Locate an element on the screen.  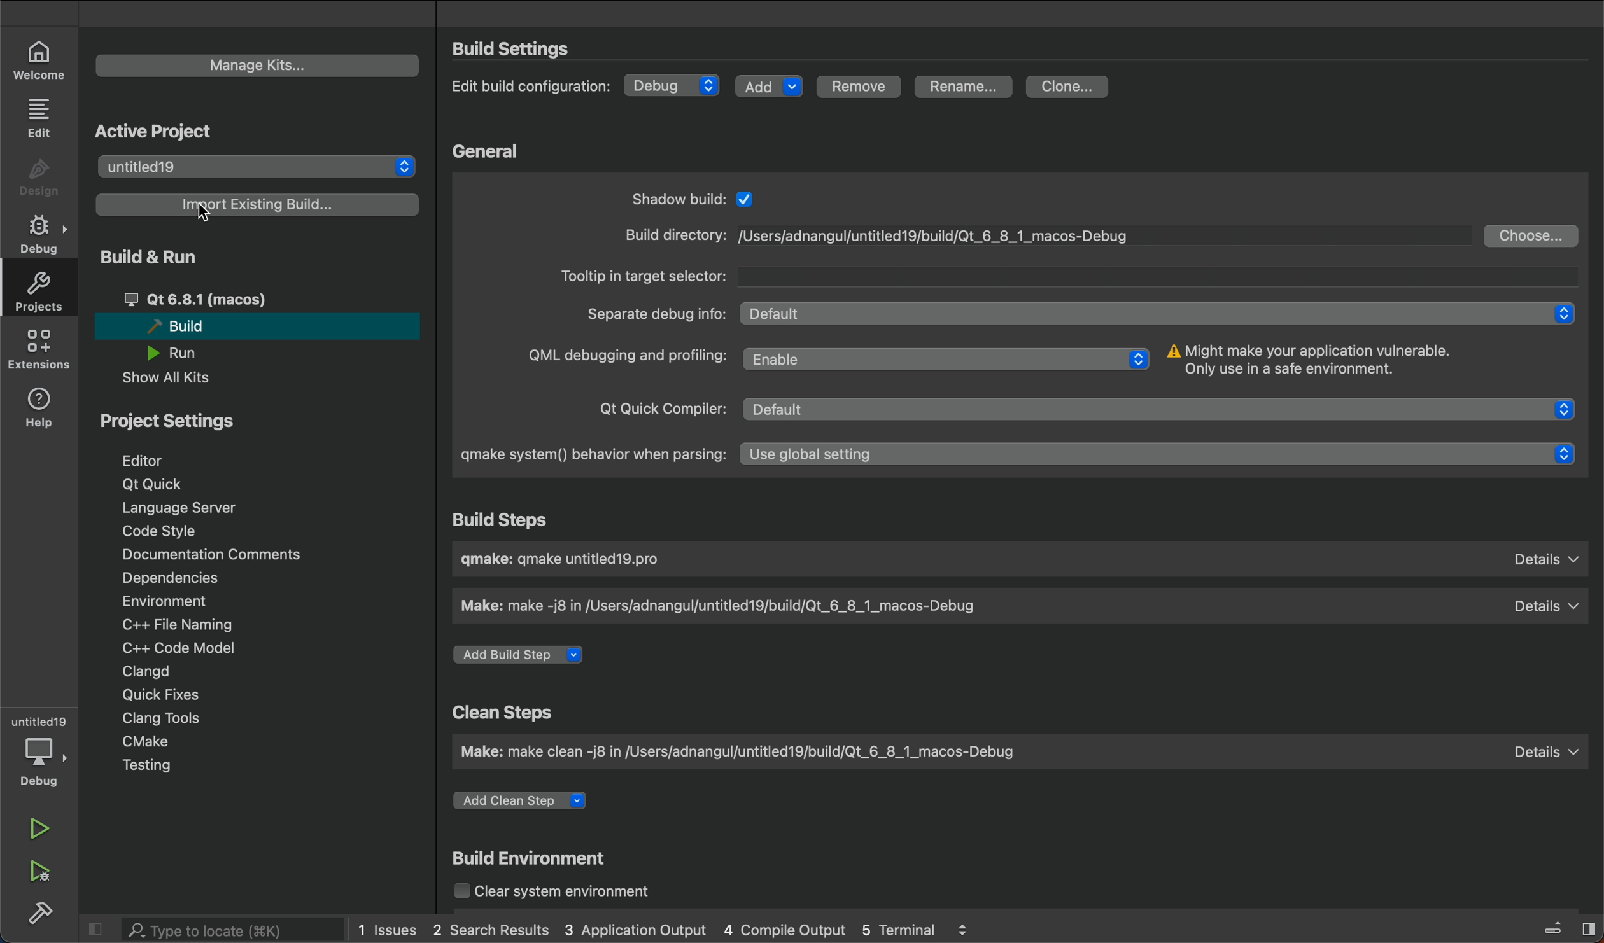
clean steps is located at coordinates (507, 713).